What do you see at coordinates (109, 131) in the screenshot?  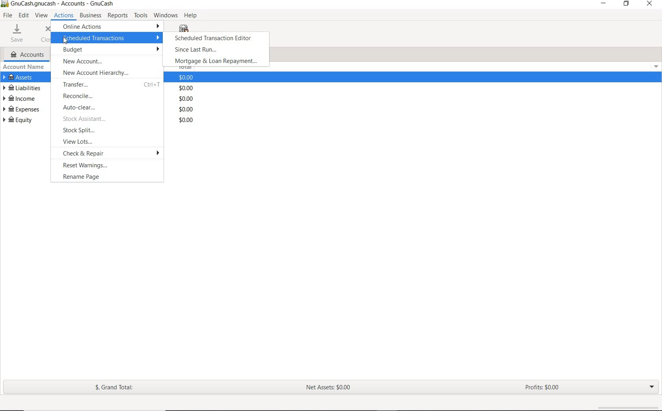 I see `STOCK SPLIT` at bounding box center [109, 131].